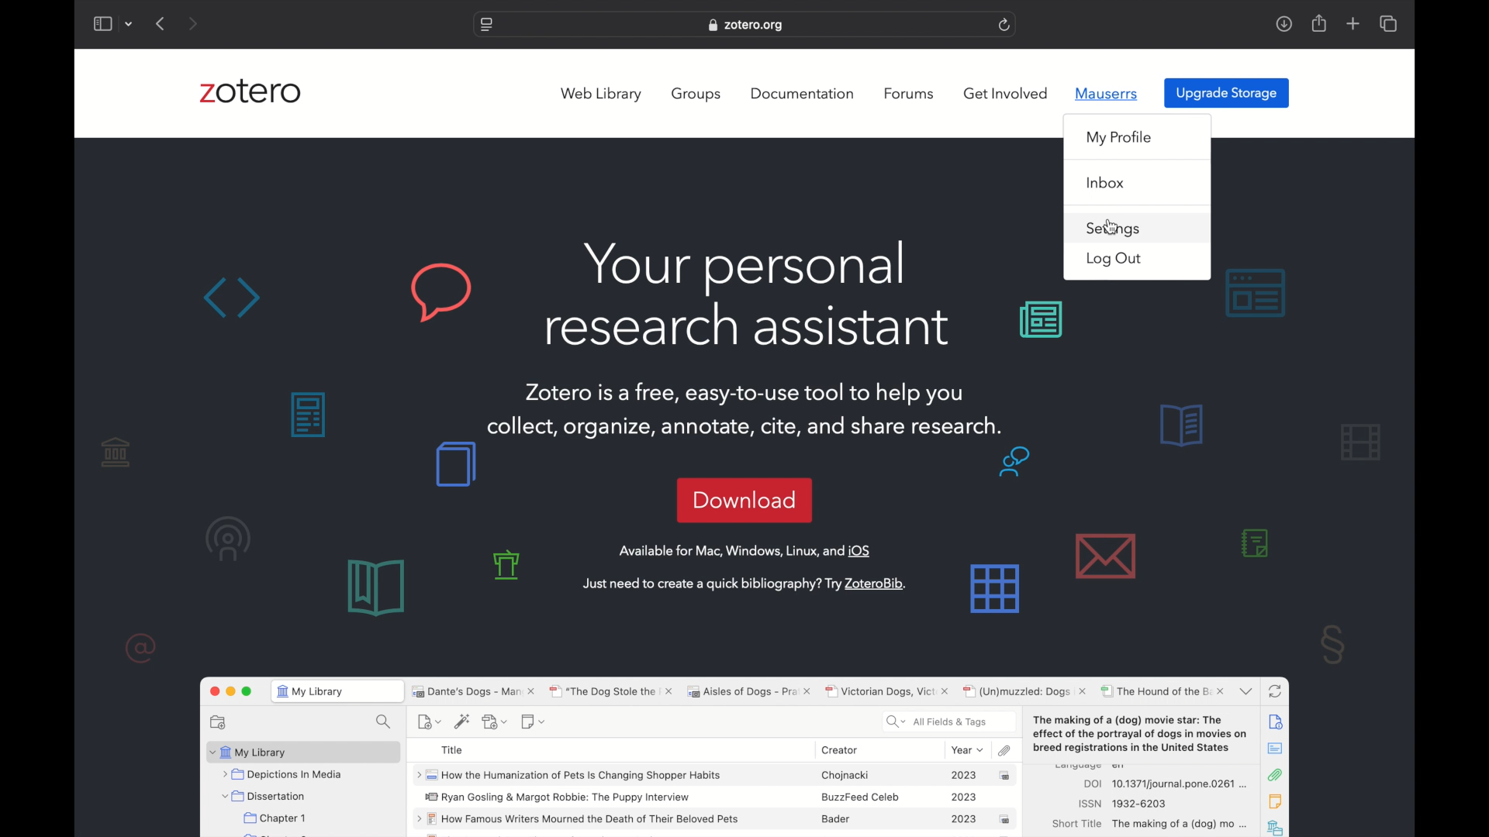 Image resolution: width=1489 pixels, height=837 pixels. Describe the element at coordinates (803, 94) in the screenshot. I see `documentation` at that location.